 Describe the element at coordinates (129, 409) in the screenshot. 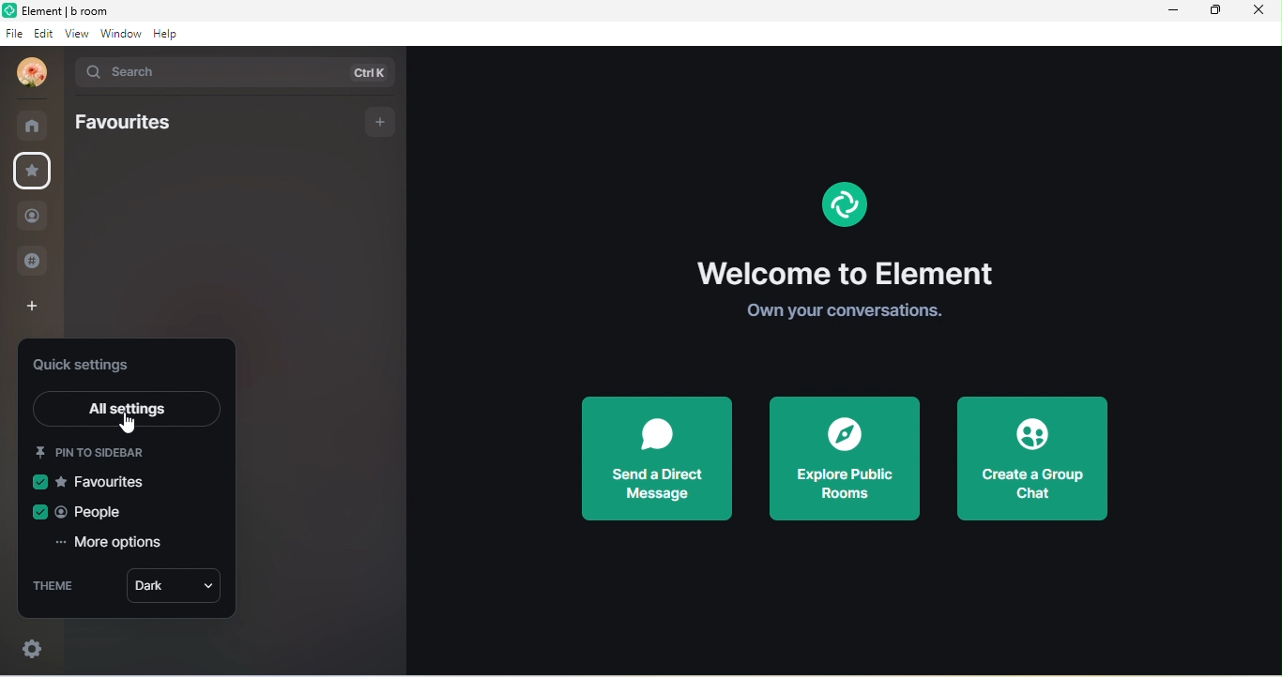

I see `all settings` at that location.